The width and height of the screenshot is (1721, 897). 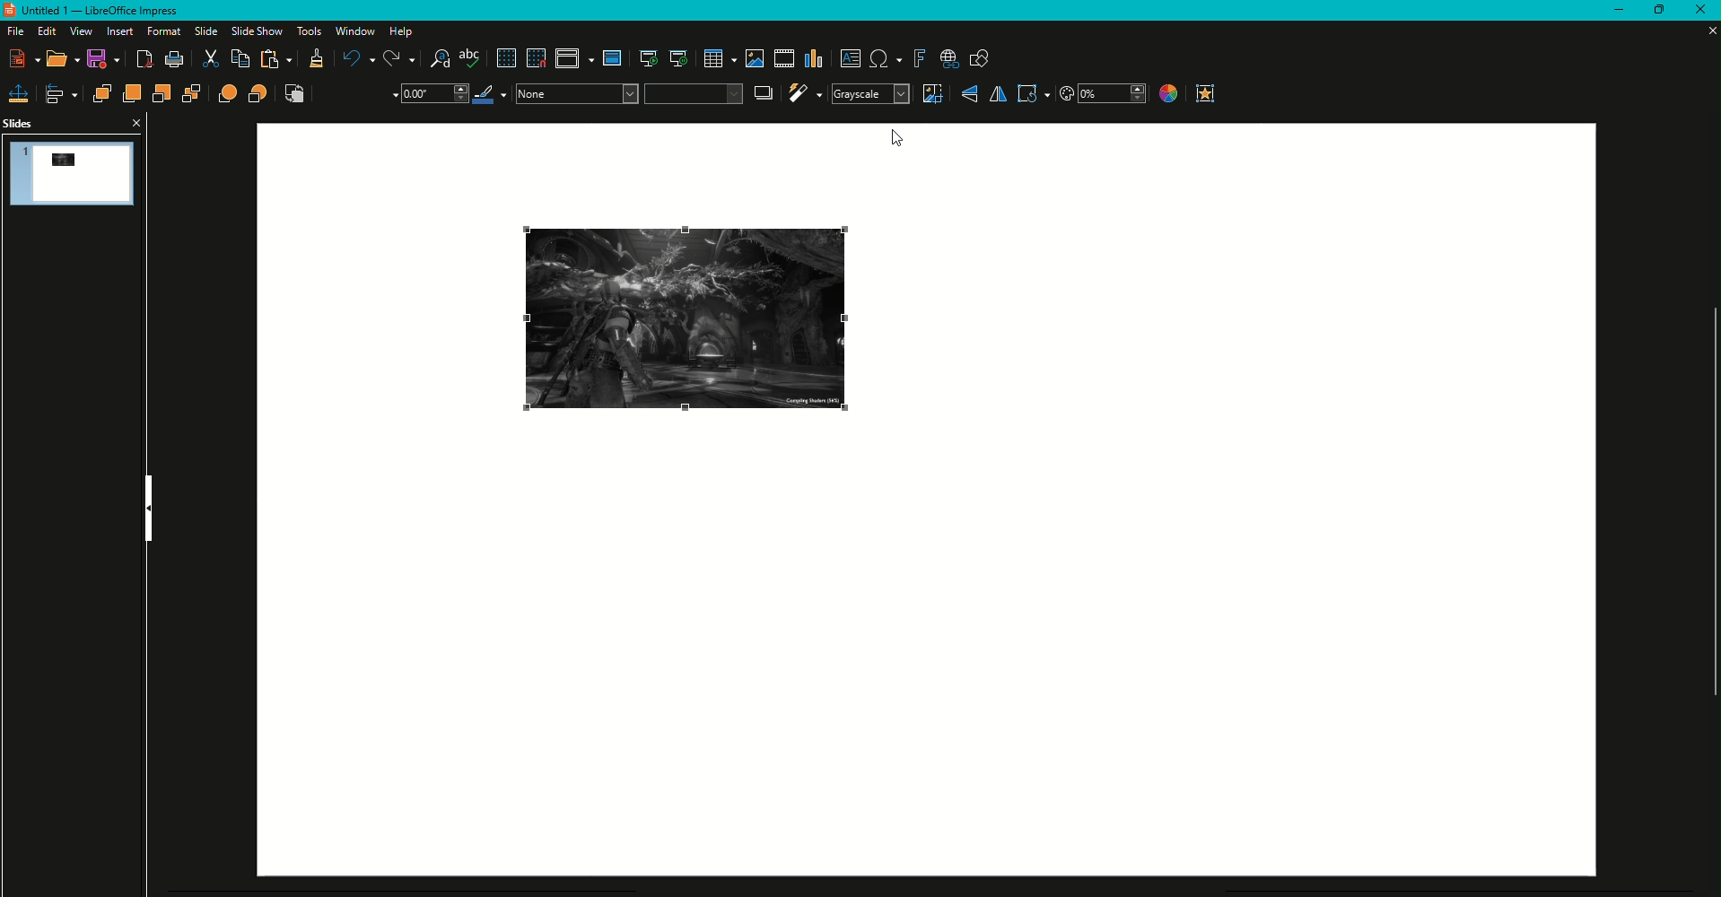 What do you see at coordinates (117, 31) in the screenshot?
I see `Insert` at bounding box center [117, 31].